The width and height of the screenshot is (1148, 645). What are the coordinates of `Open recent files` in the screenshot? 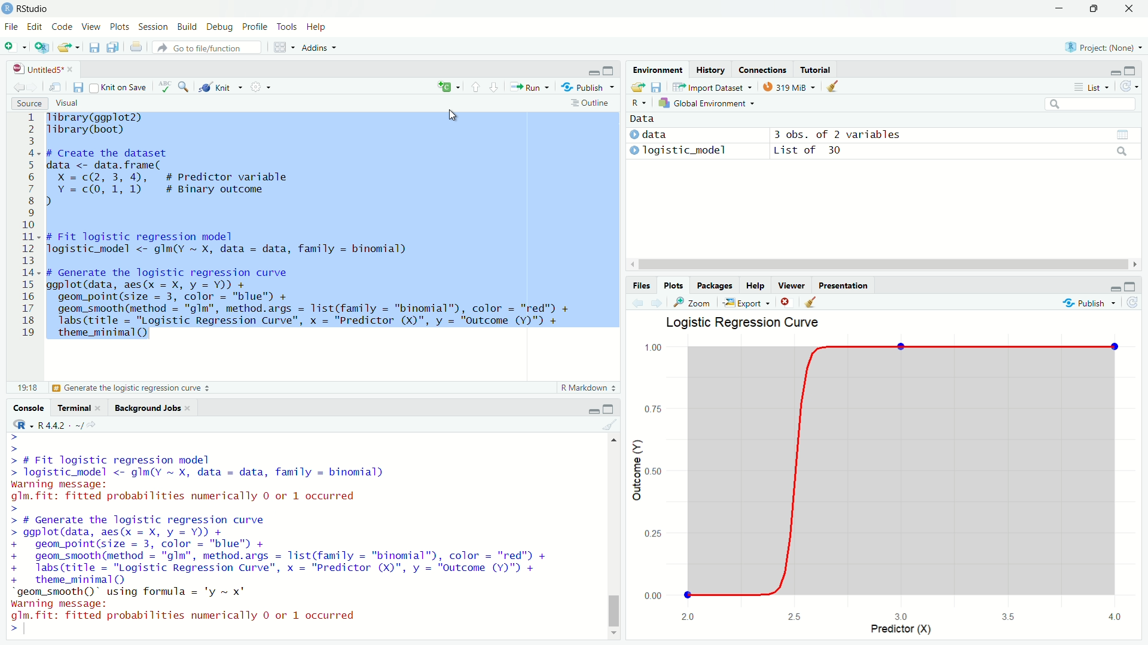 It's located at (77, 48).